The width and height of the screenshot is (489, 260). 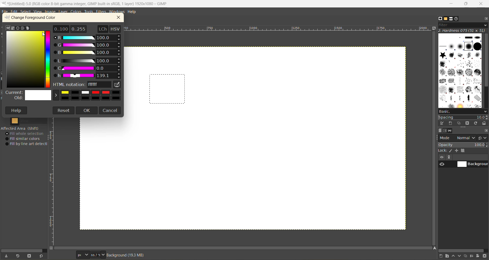 What do you see at coordinates (82, 85) in the screenshot?
I see `html notation` at bounding box center [82, 85].